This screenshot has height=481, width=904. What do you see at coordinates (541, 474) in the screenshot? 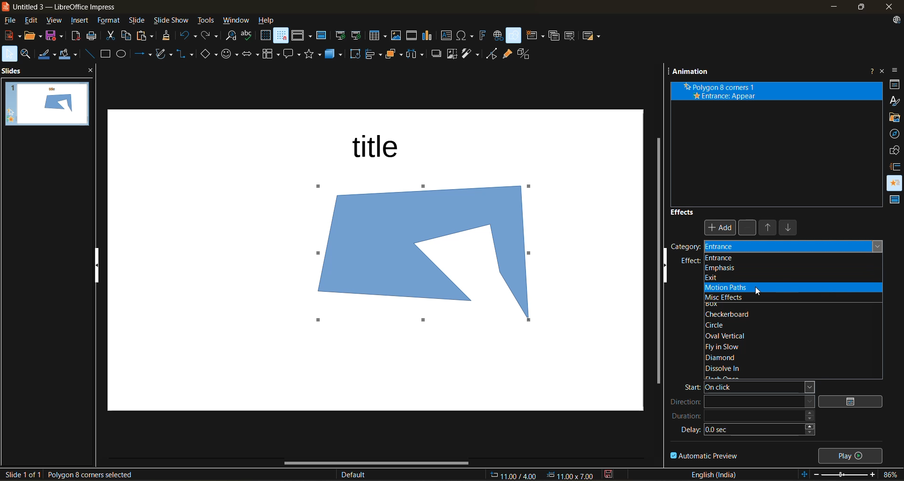
I see `coordinates` at bounding box center [541, 474].